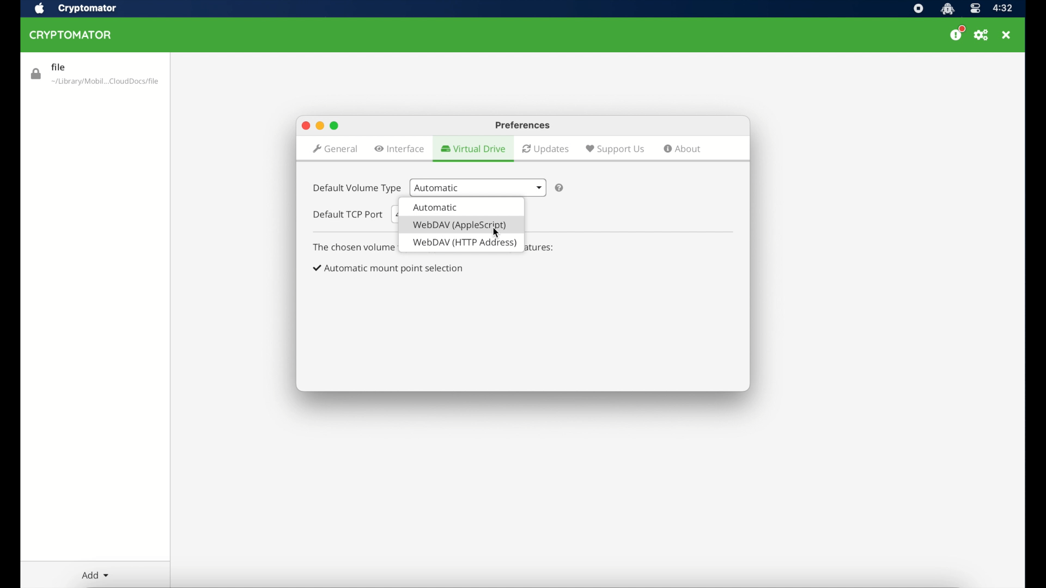 The height and width of the screenshot is (588, 1046). I want to click on interface, so click(400, 149).